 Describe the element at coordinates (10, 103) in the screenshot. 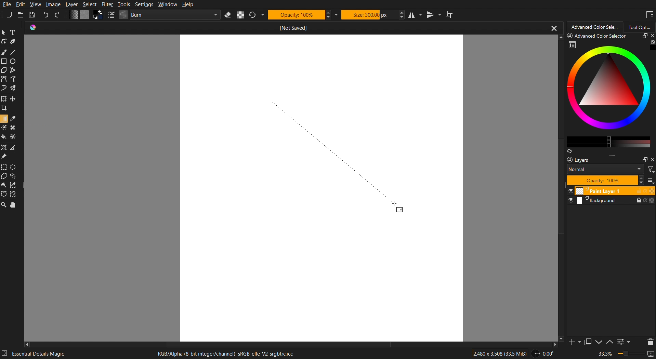

I see `Move Tools` at that location.